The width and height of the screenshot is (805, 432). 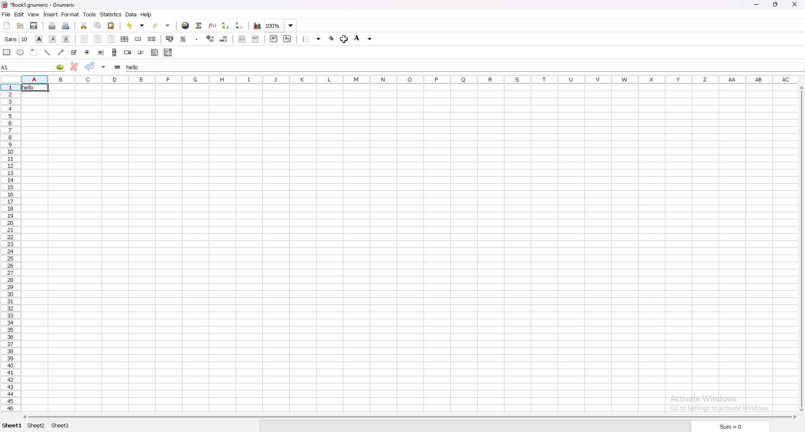 What do you see at coordinates (104, 66) in the screenshot?
I see `accept changes in multiple cells` at bounding box center [104, 66].